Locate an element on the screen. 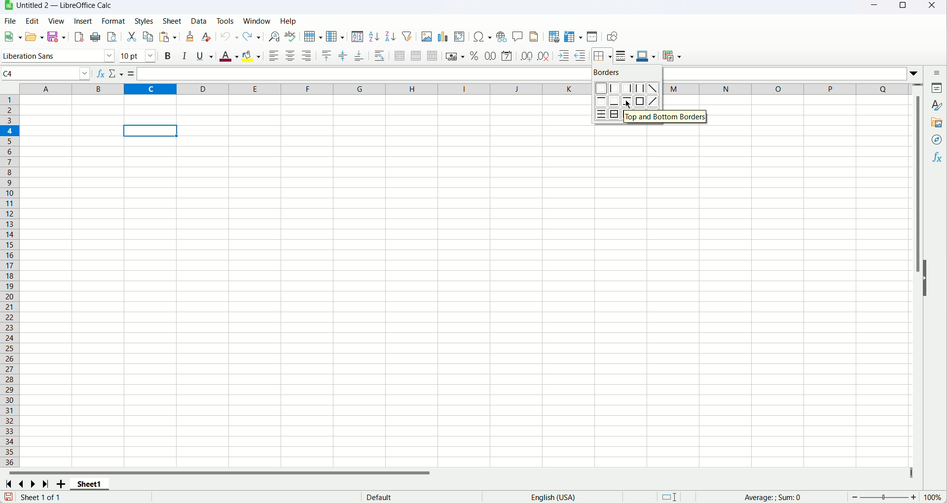  New is located at coordinates (12, 35).